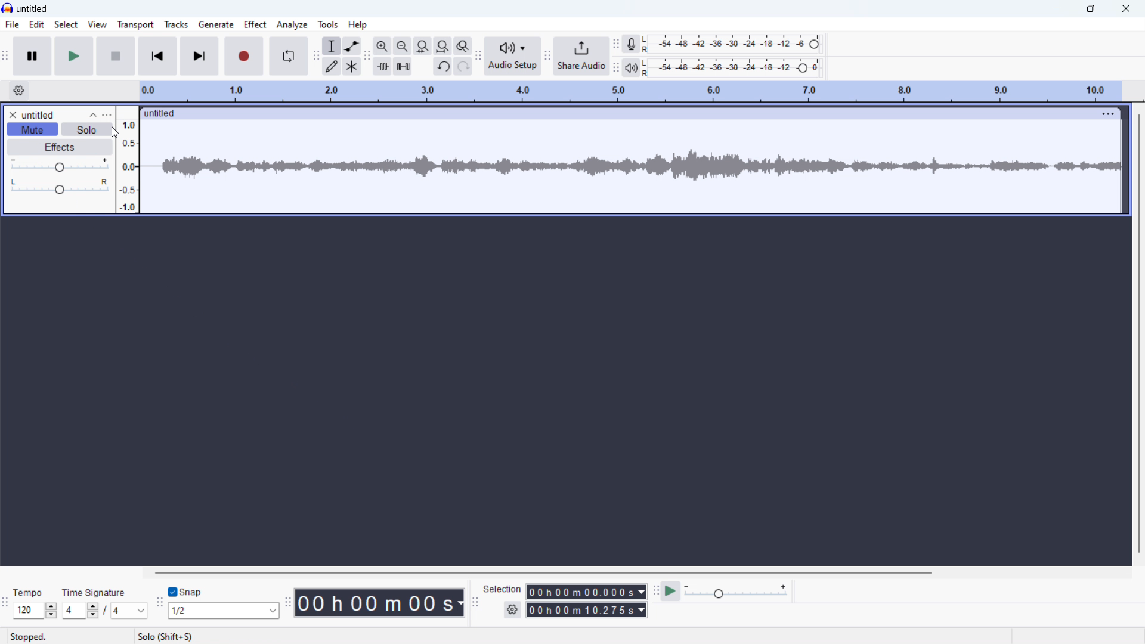 Image resolution: width=1145 pixels, height=644 pixels. What do you see at coordinates (33, 9) in the screenshot?
I see `title` at bounding box center [33, 9].